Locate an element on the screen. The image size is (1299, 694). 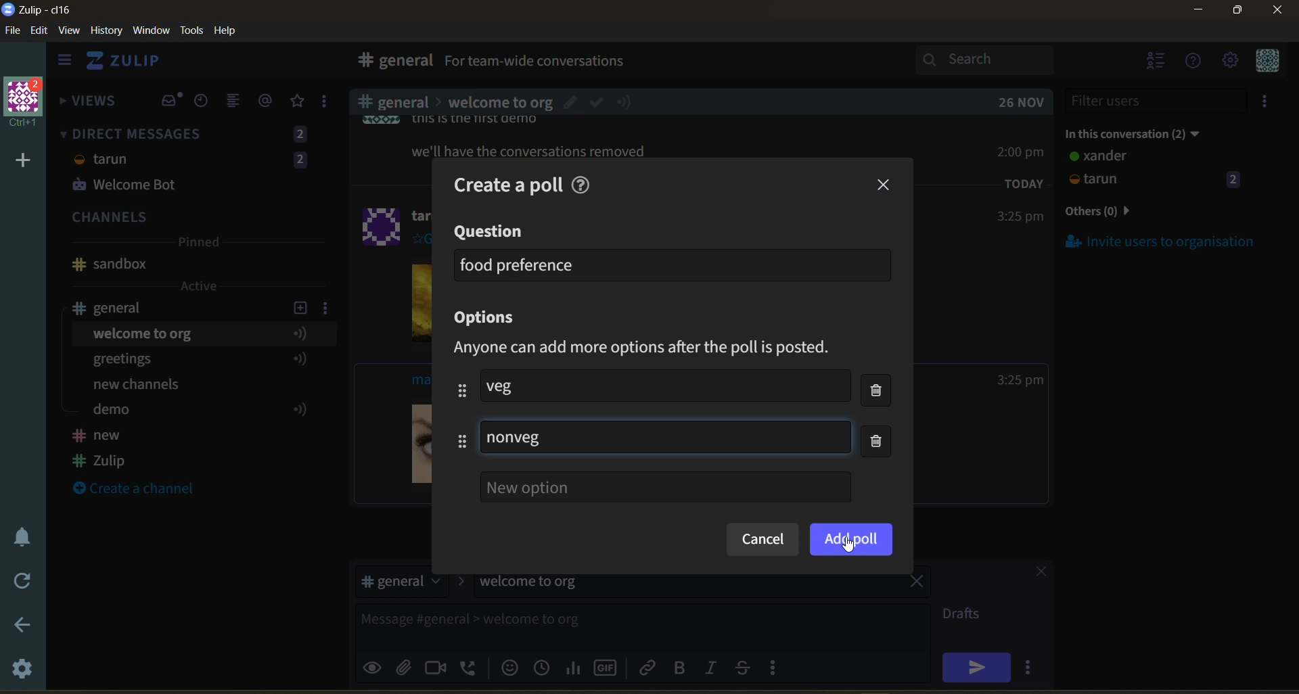
cursor is located at coordinates (849, 546).